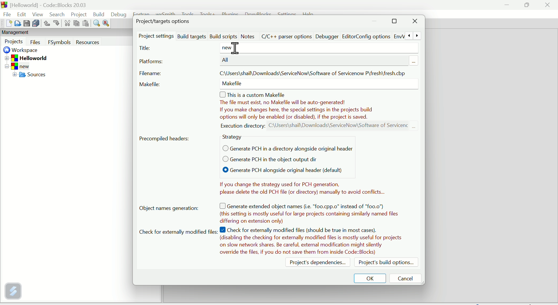 This screenshot has height=305, width=558. I want to click on Make file, so click(151, 84).